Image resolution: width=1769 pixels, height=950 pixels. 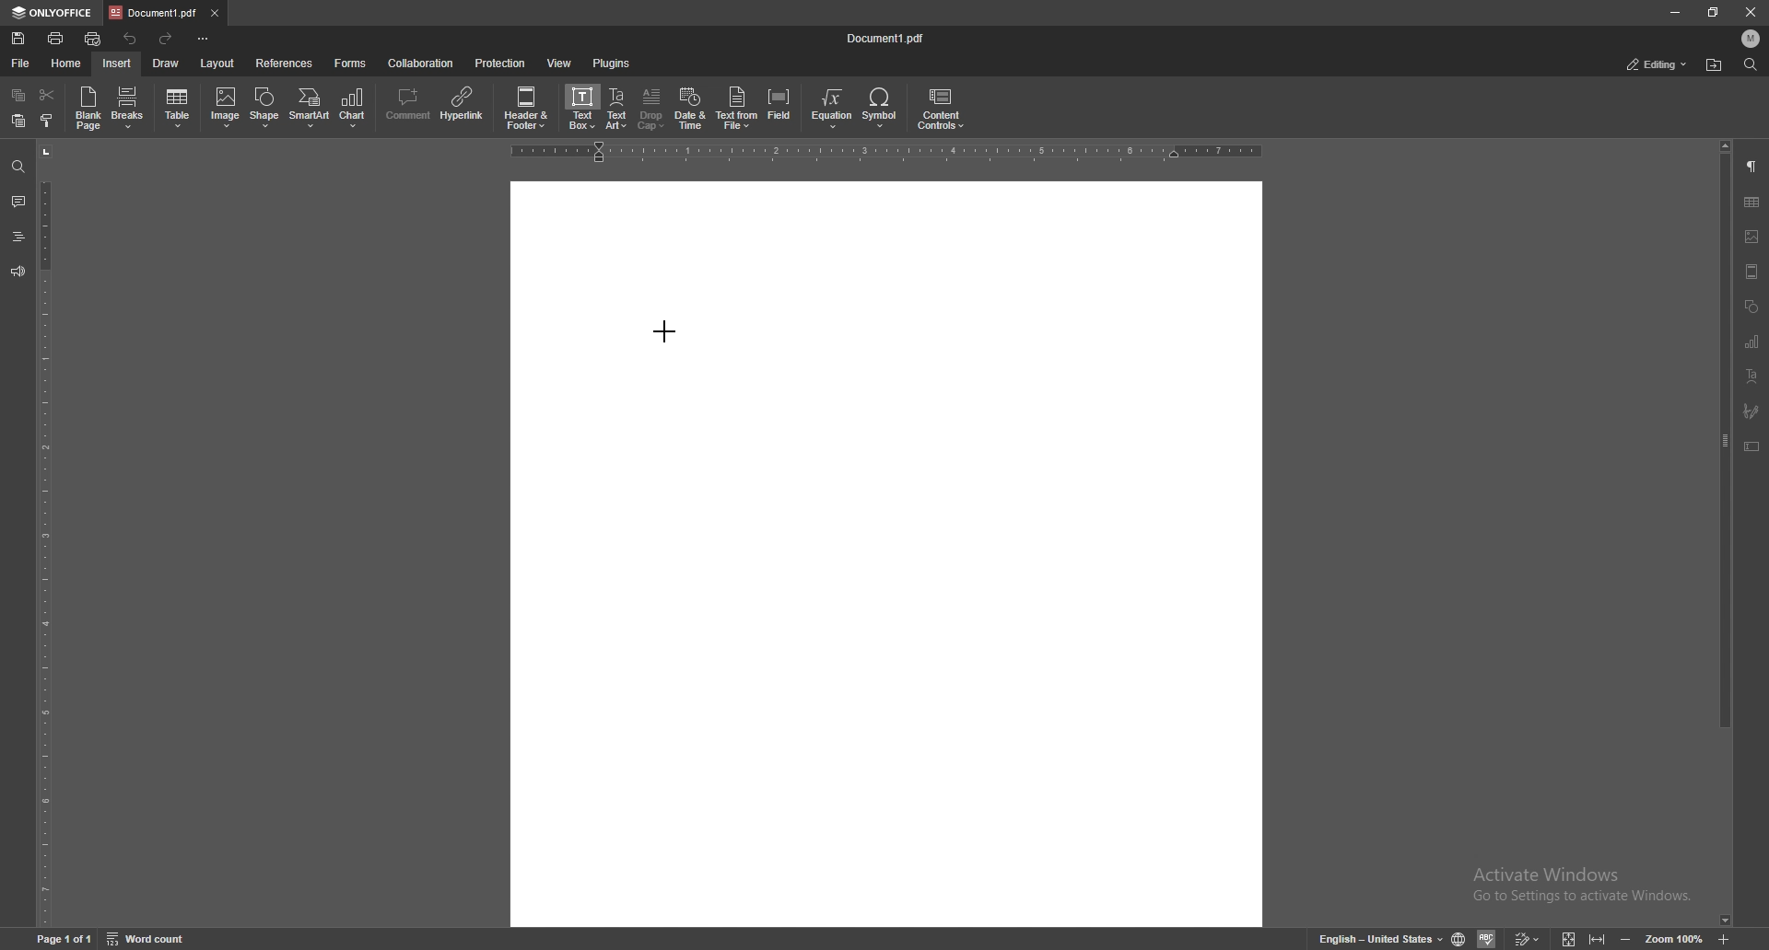 What do you see at coordinates (128, 108) in the screenshot?
I see `breaks` at bounding box center [128, 108].